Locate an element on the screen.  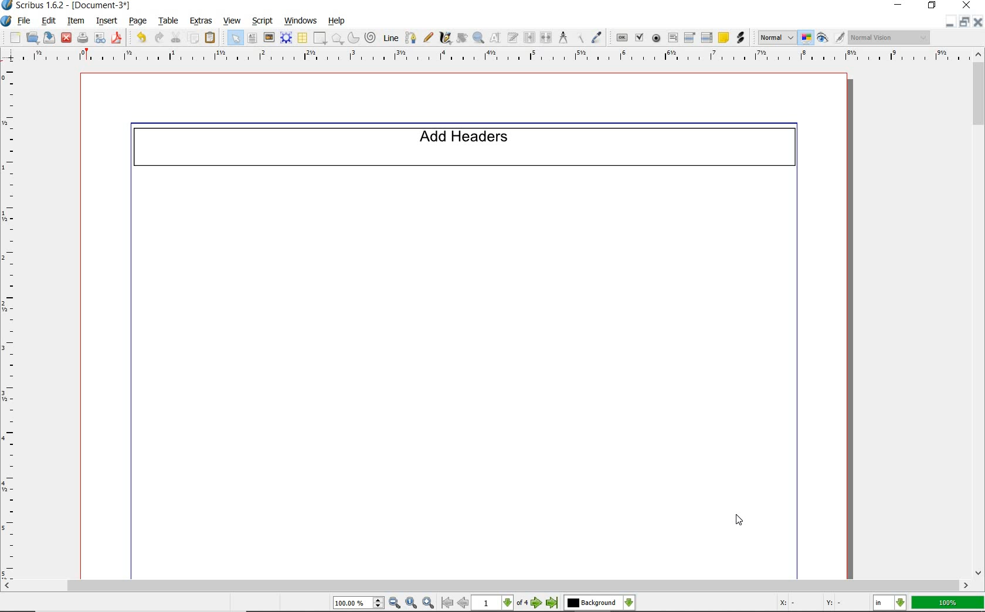
zoom in is located at coordinates (428, 603).